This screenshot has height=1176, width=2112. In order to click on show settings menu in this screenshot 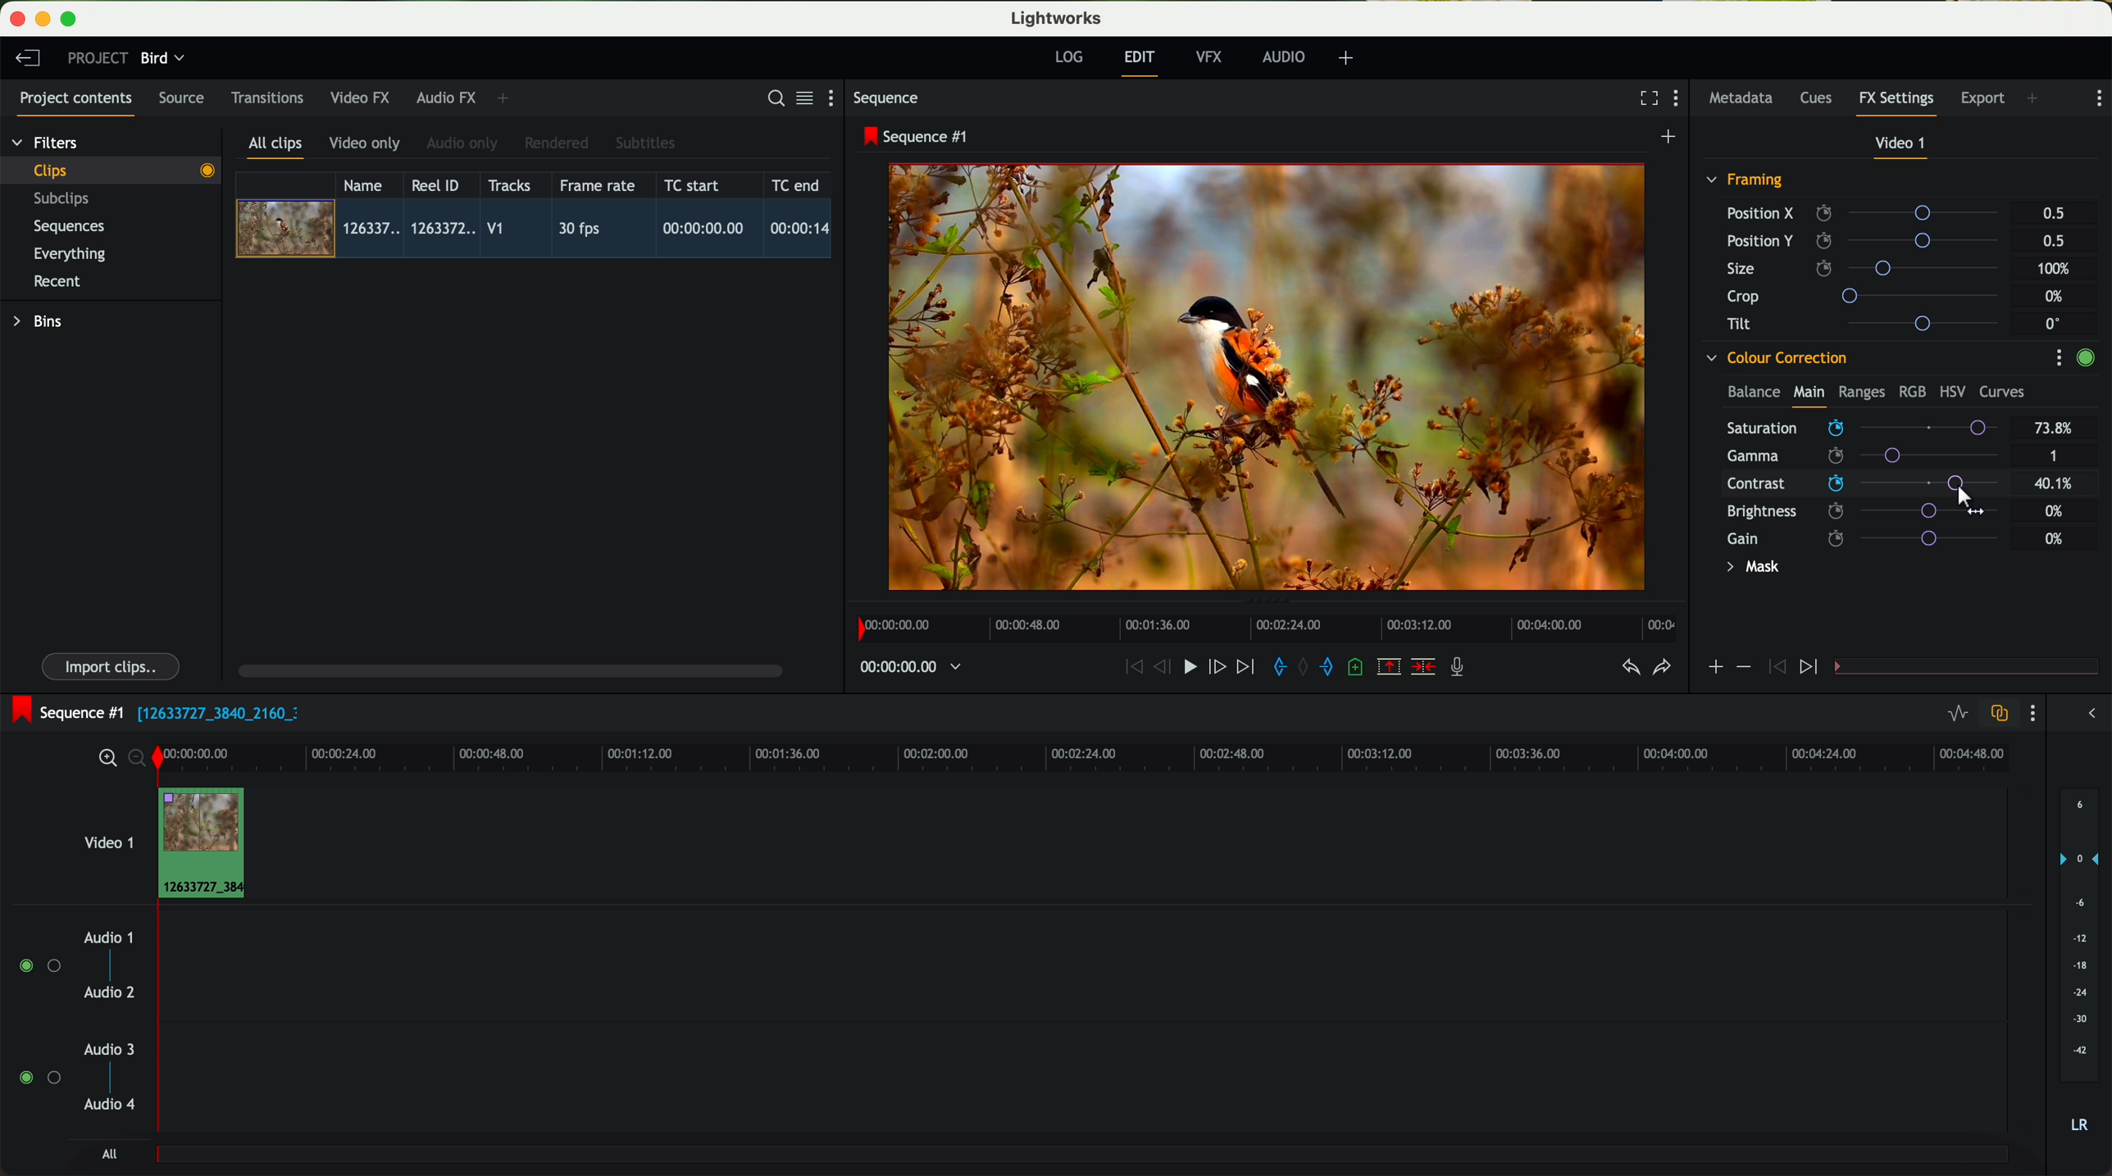, I will do `click(838, 98)`.